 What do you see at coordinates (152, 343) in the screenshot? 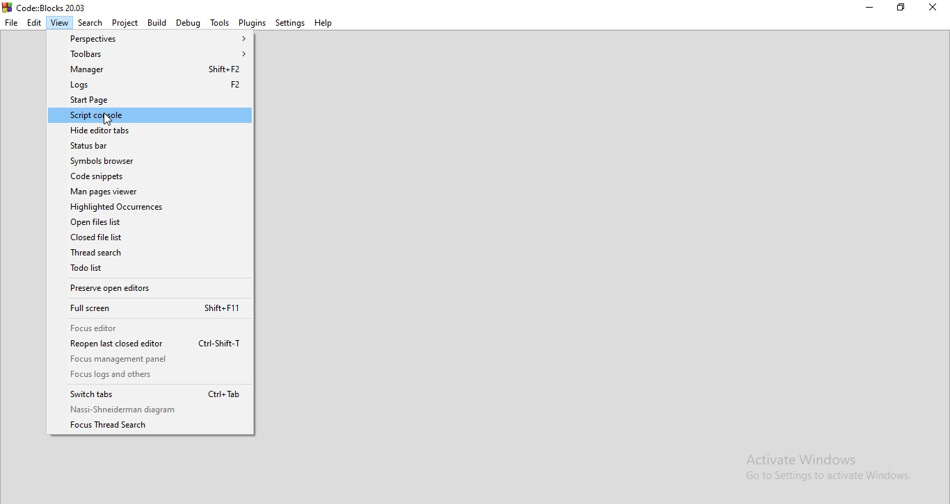
I see `Reopen last closed editor` at bounding box center [152, 343].